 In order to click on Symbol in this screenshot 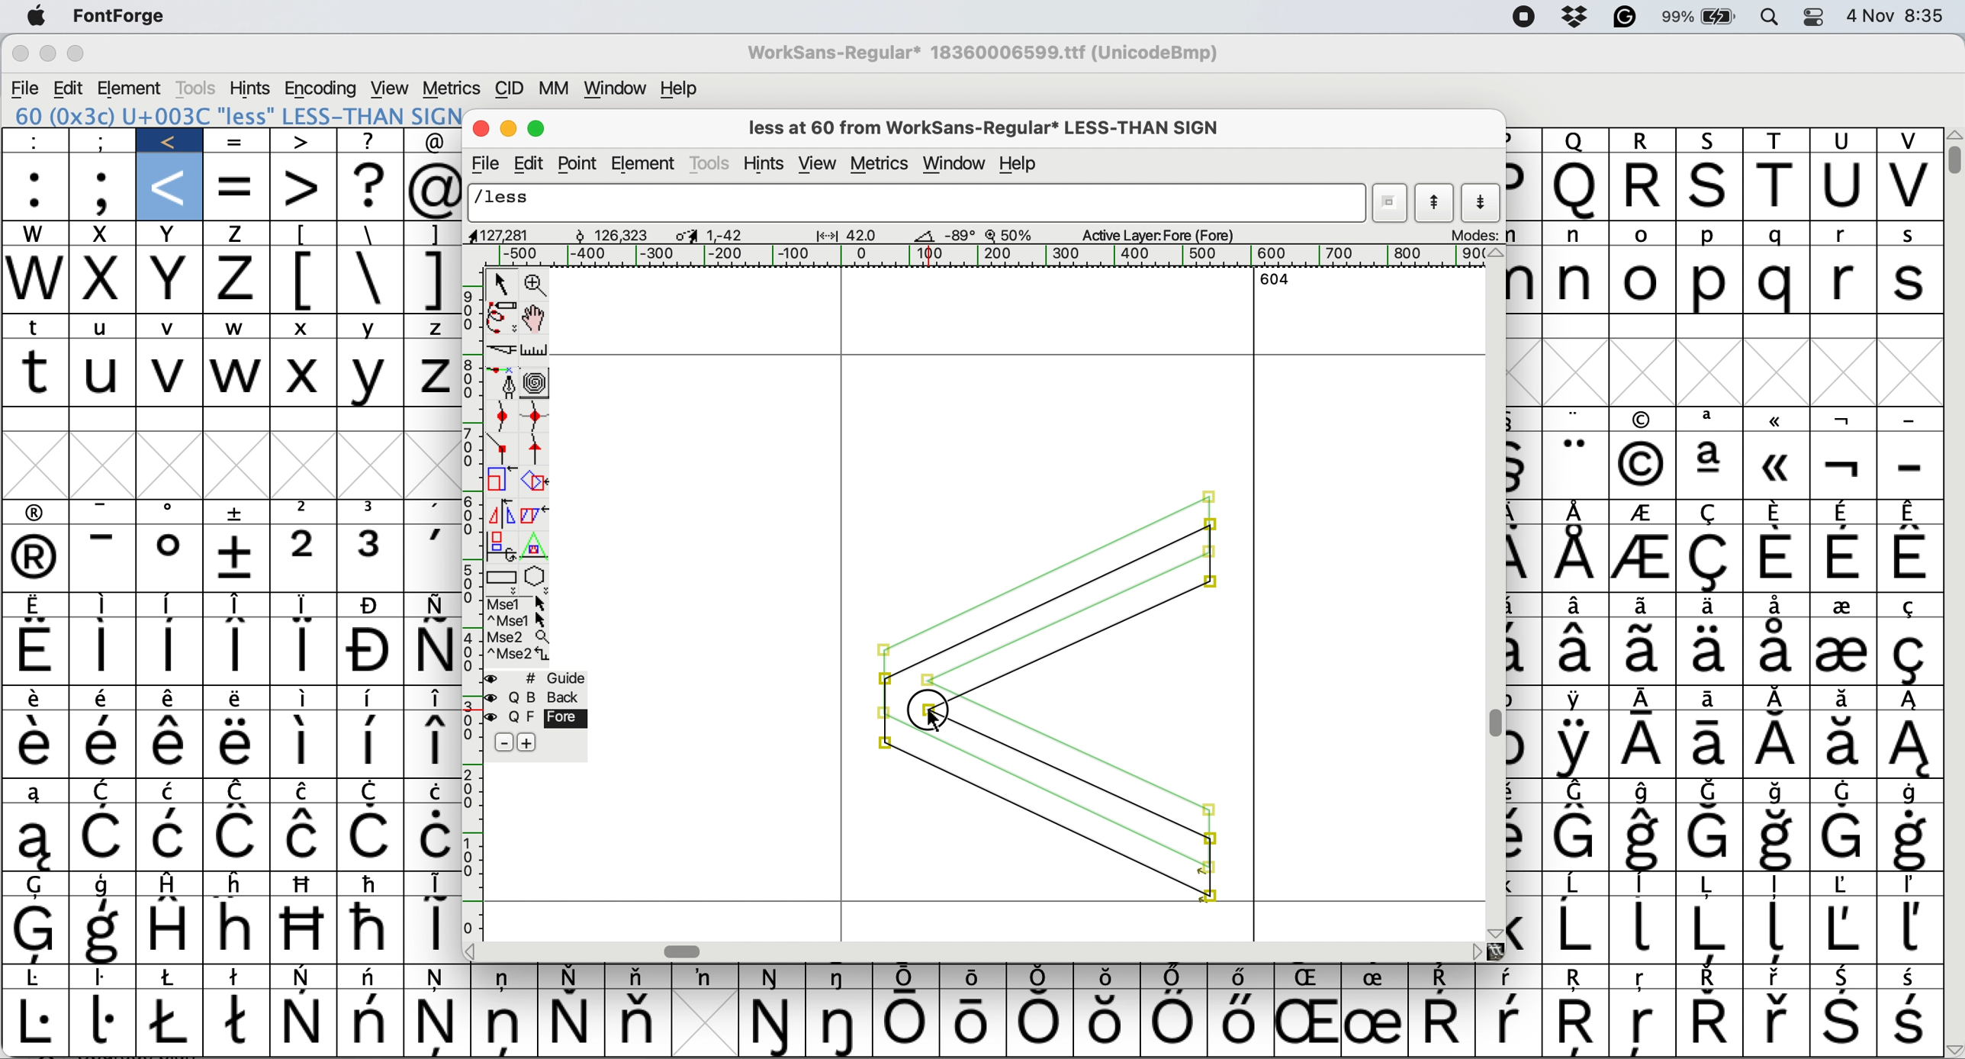, I will do `click(1644, 559)`.